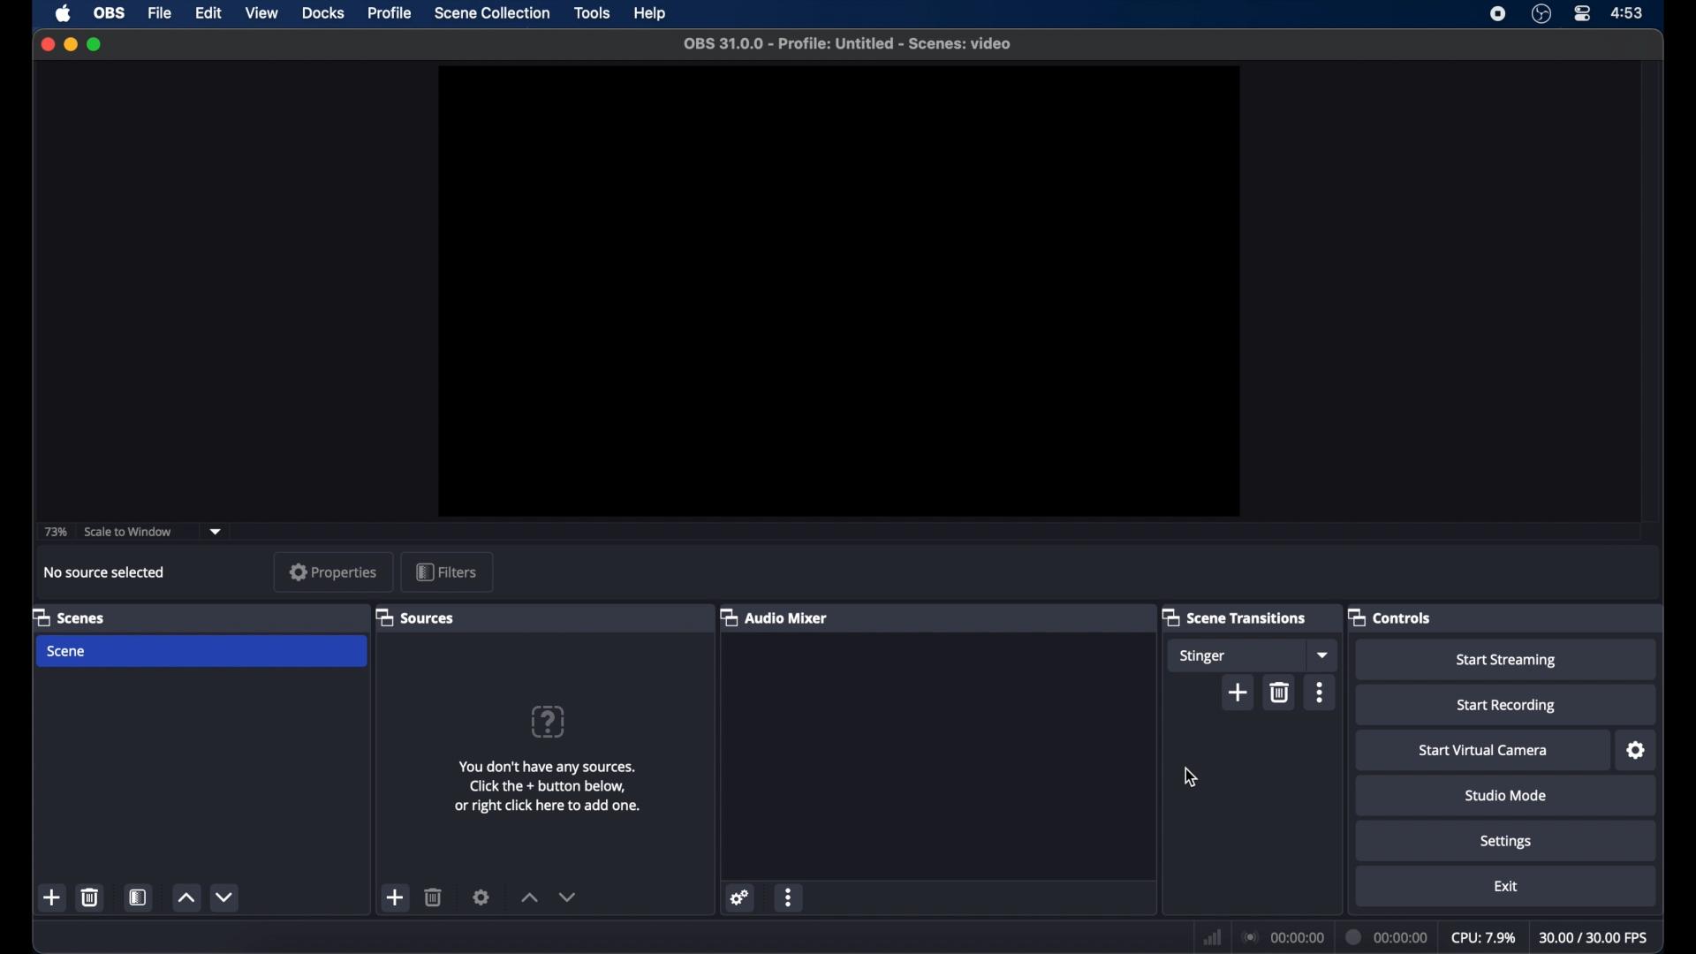 The width and height of the screenshot is (1696, 954). Describe the element at coordinates (140, 897) in the screenshot. I see `scene filters` at that location.